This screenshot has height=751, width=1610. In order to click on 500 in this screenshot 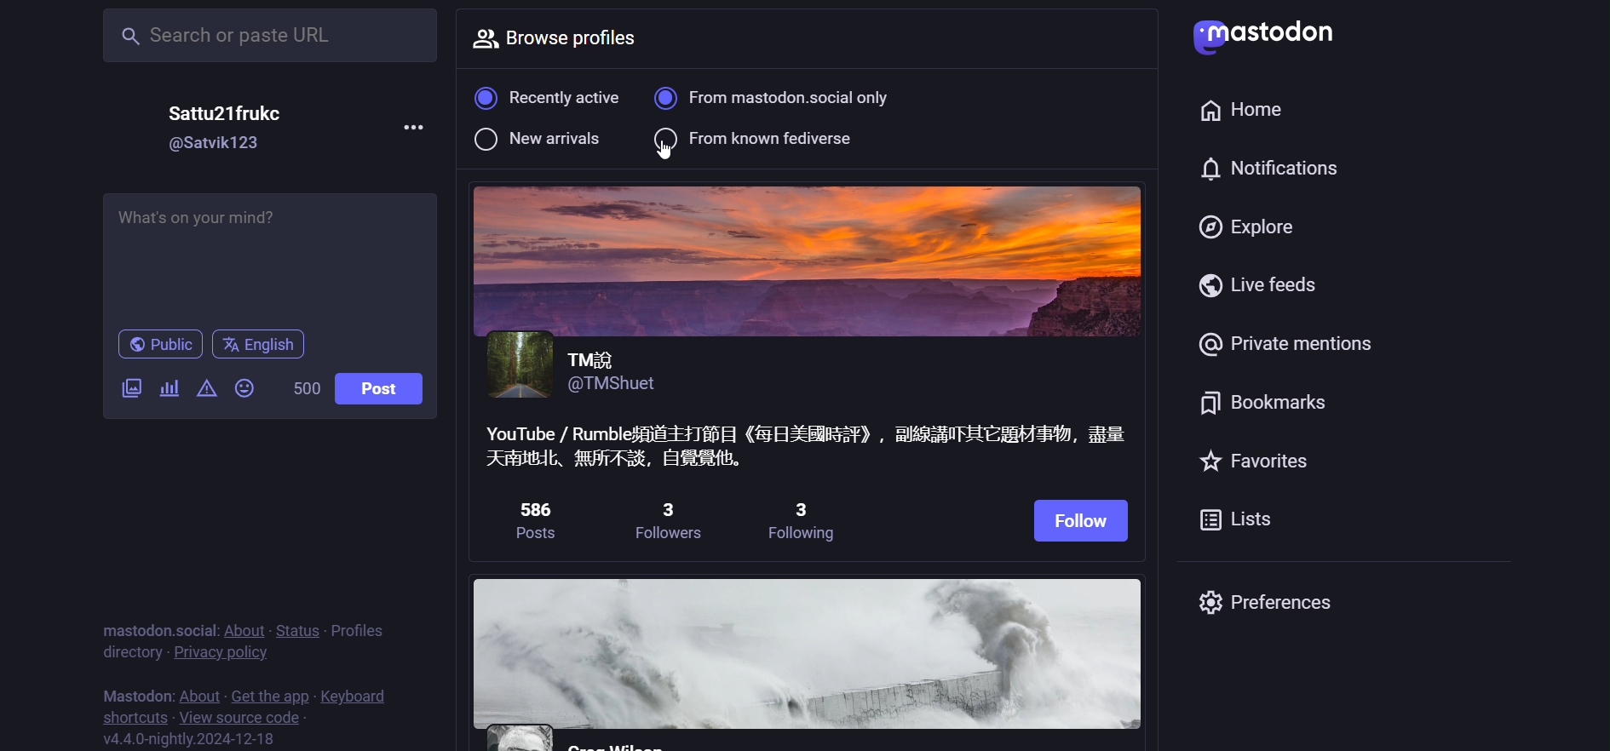, I will do `click(296, 387)`.